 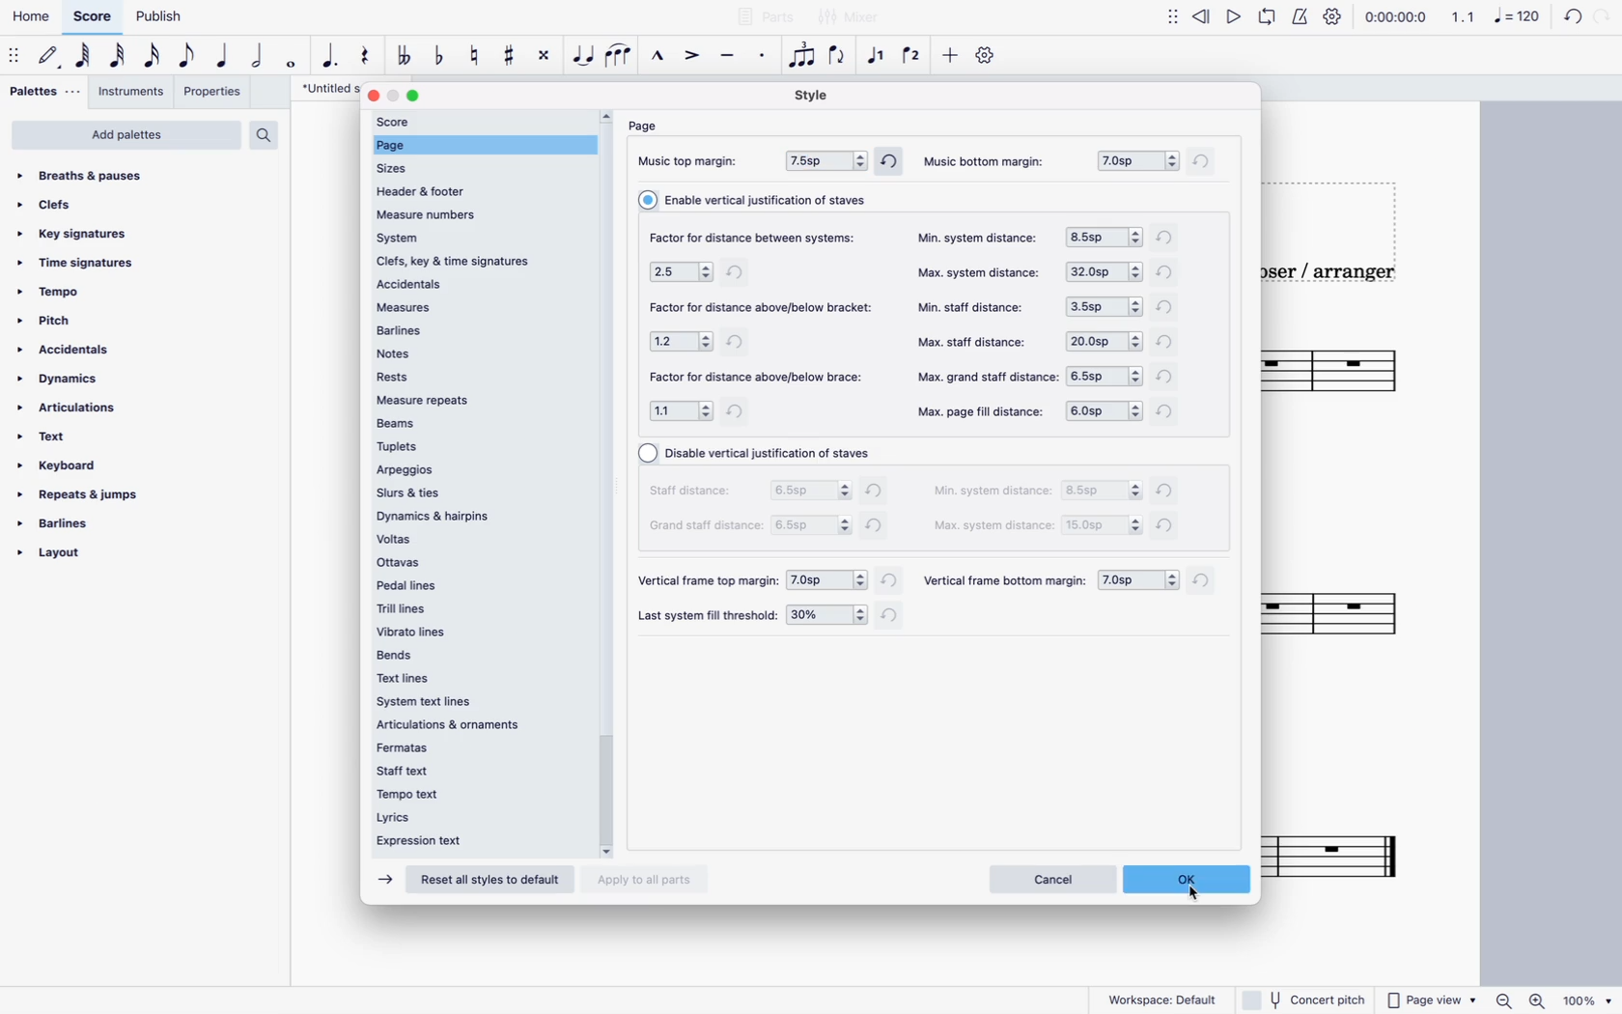 What do you see at coordinates (1332, 18) in the screenshot?
I see `playback settings` at bounding box center [1332, 18].